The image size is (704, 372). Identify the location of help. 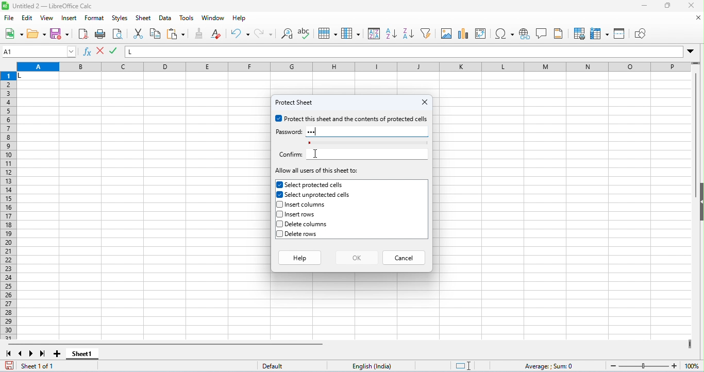
(299, 257).